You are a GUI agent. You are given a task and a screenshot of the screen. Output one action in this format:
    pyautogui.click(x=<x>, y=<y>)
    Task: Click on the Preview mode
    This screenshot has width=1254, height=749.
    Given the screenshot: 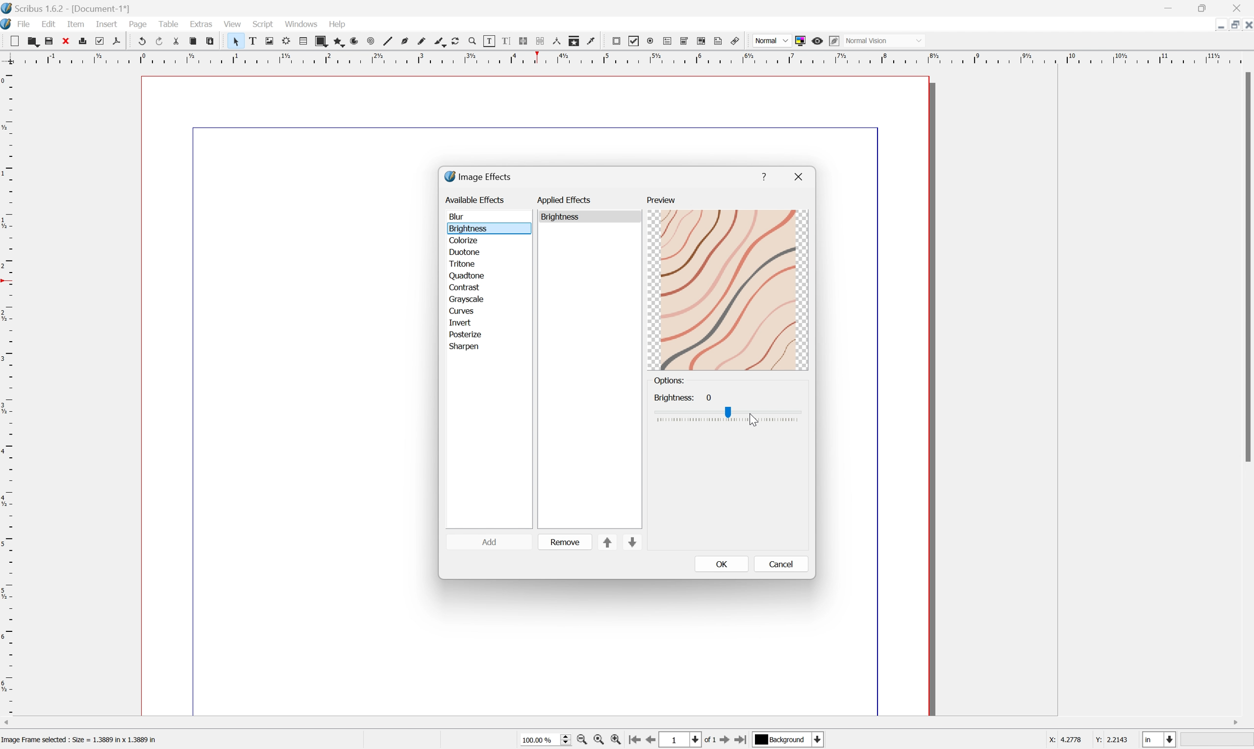 What is the action you would take?
    pyautogui.click(x=817, y=41)
    